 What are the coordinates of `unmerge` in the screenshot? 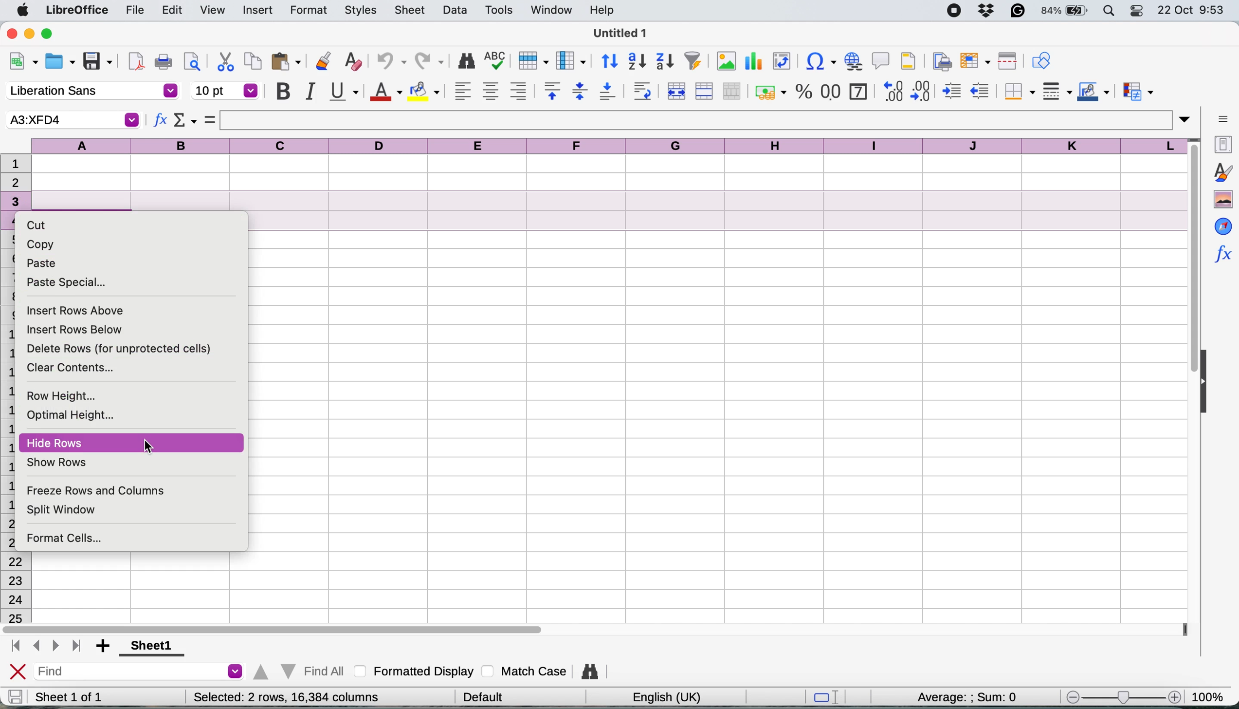 It's located at (732, 92).